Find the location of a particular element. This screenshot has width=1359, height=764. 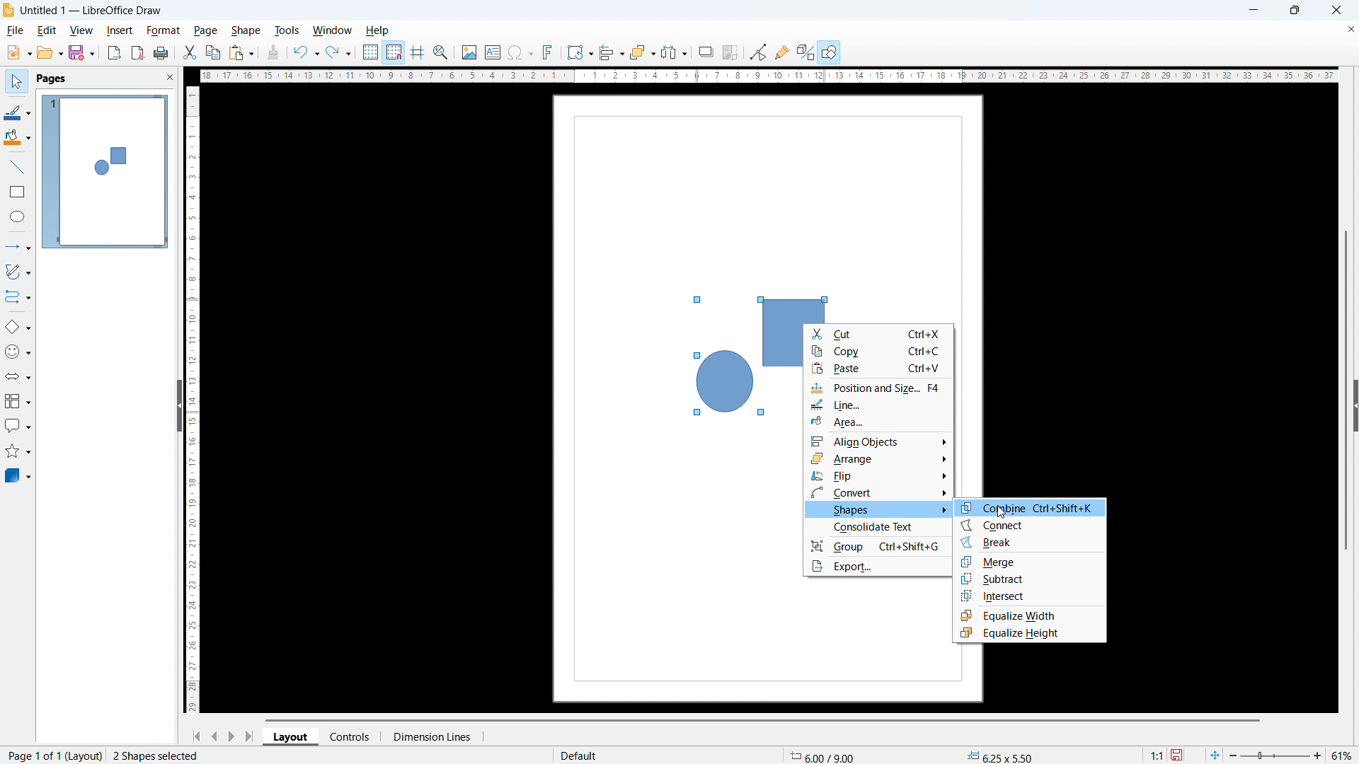

elipse is located at coordinates (18, 216).